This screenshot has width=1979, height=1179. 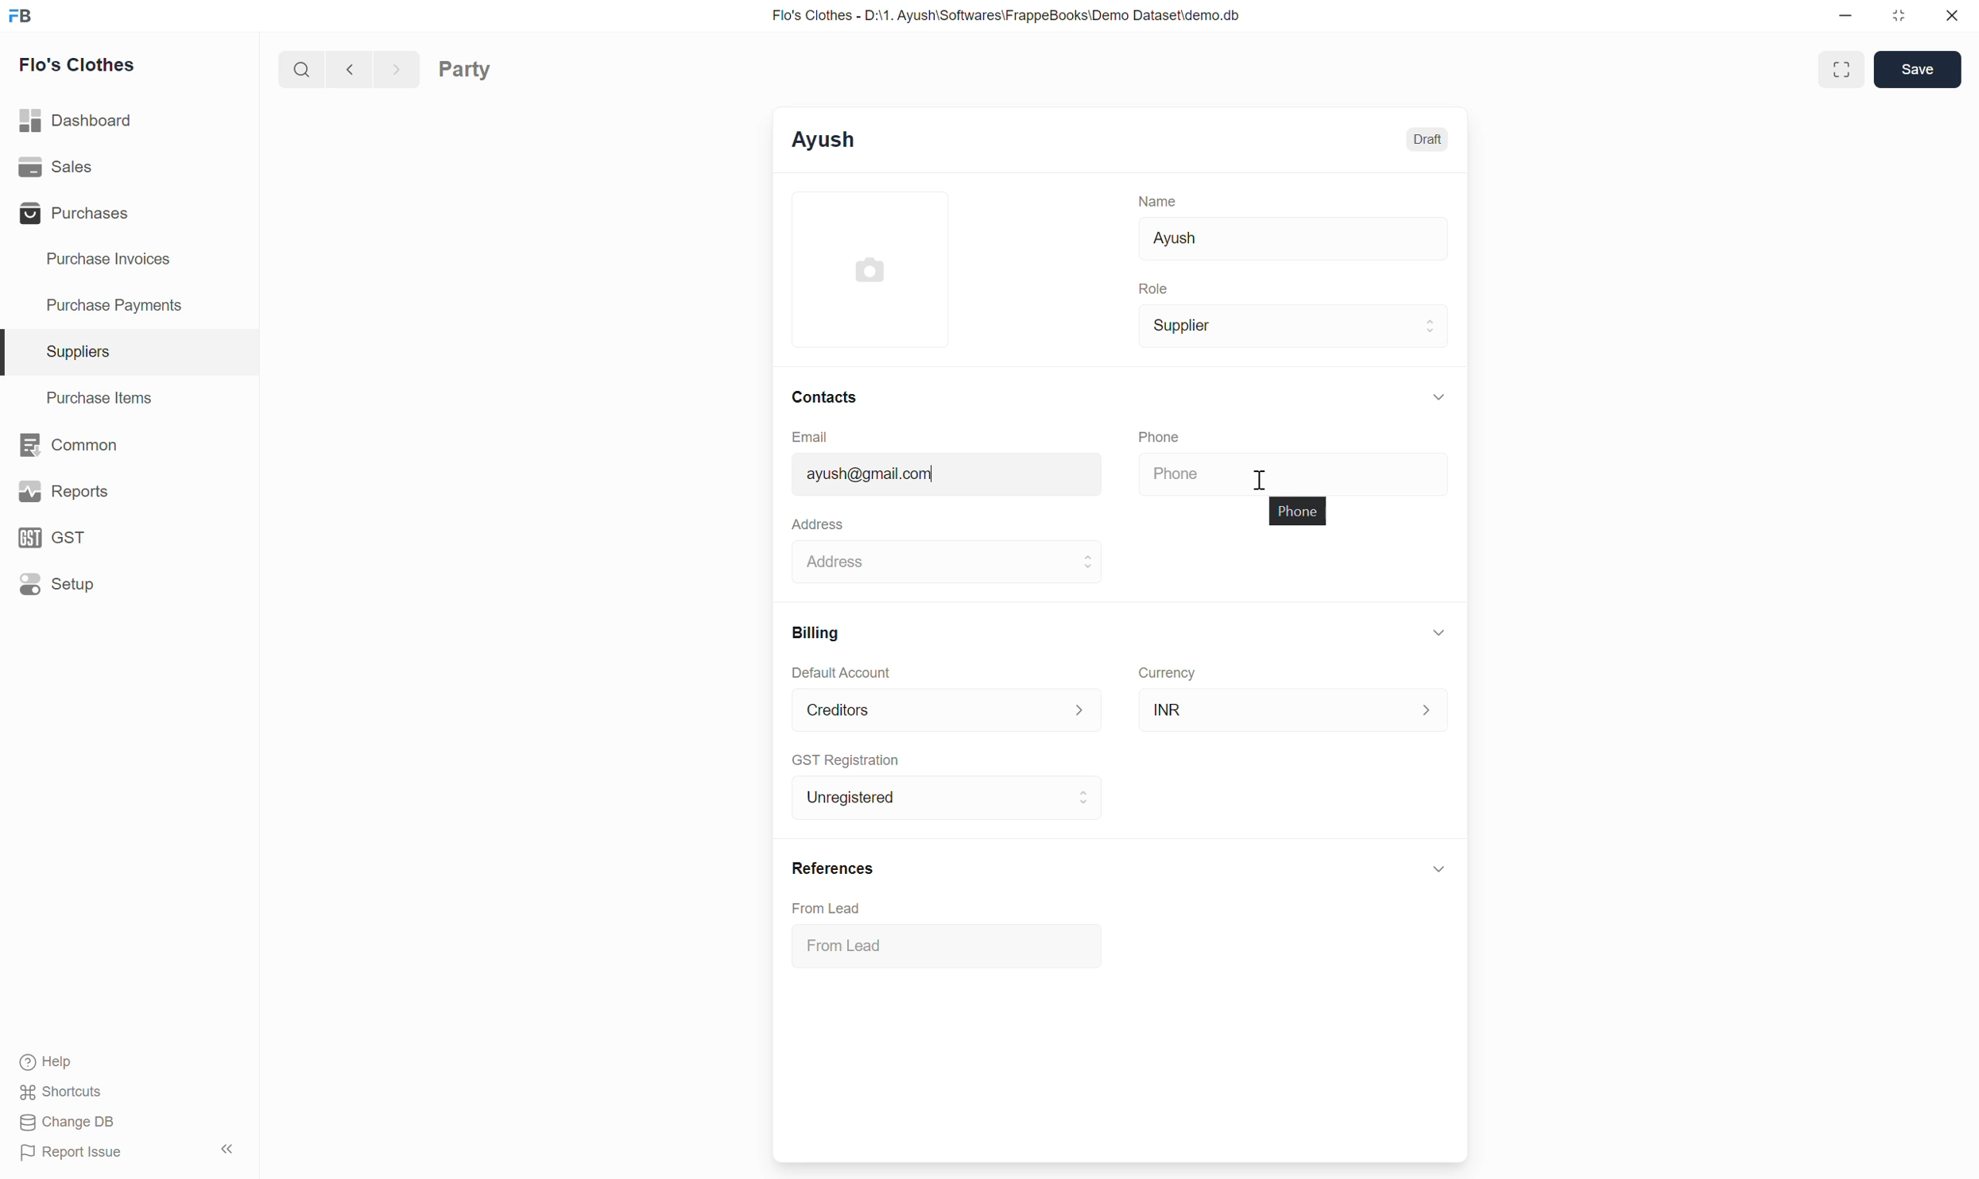 What do you see at coordinates (1293, 239) in the screenshot?
I see `Ayush` at bounding box center [1293, 239].